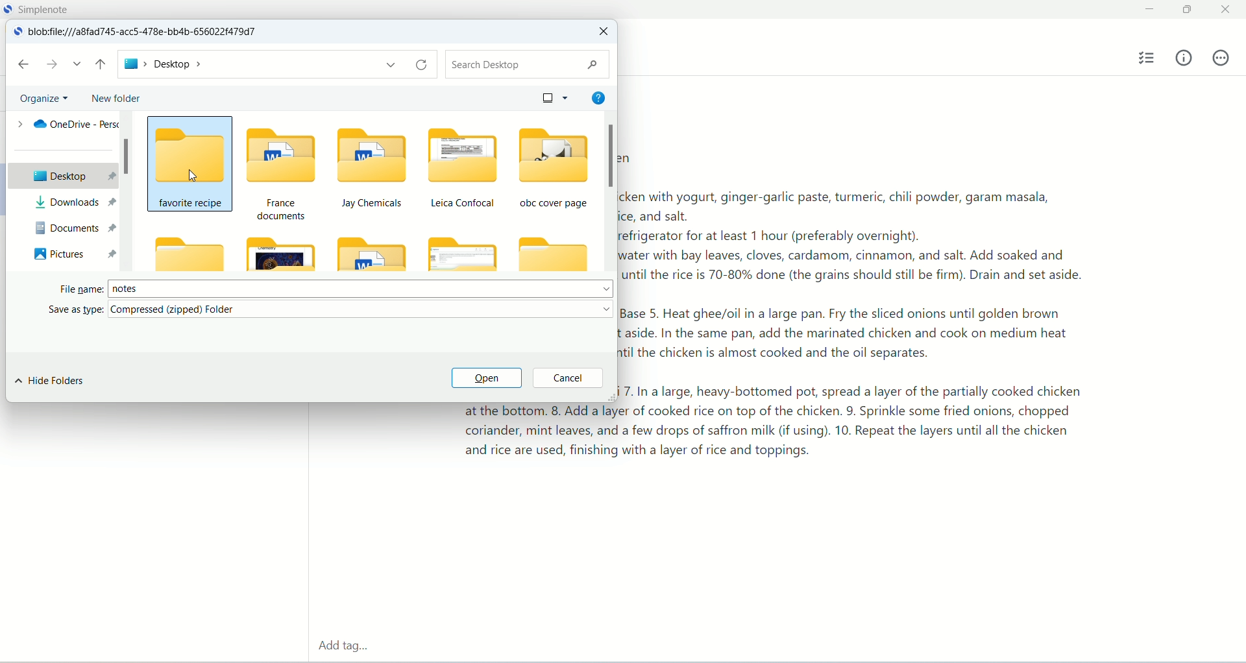 The width and height of the screenshot is (1246, 663). I want to click on change view, so click(551, 97).